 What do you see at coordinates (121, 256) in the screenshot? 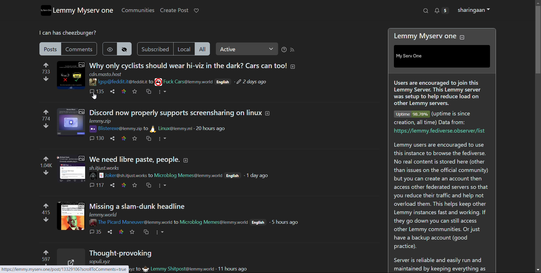
I see `Thought-provoking
crore` at bounding box center [121, 256].